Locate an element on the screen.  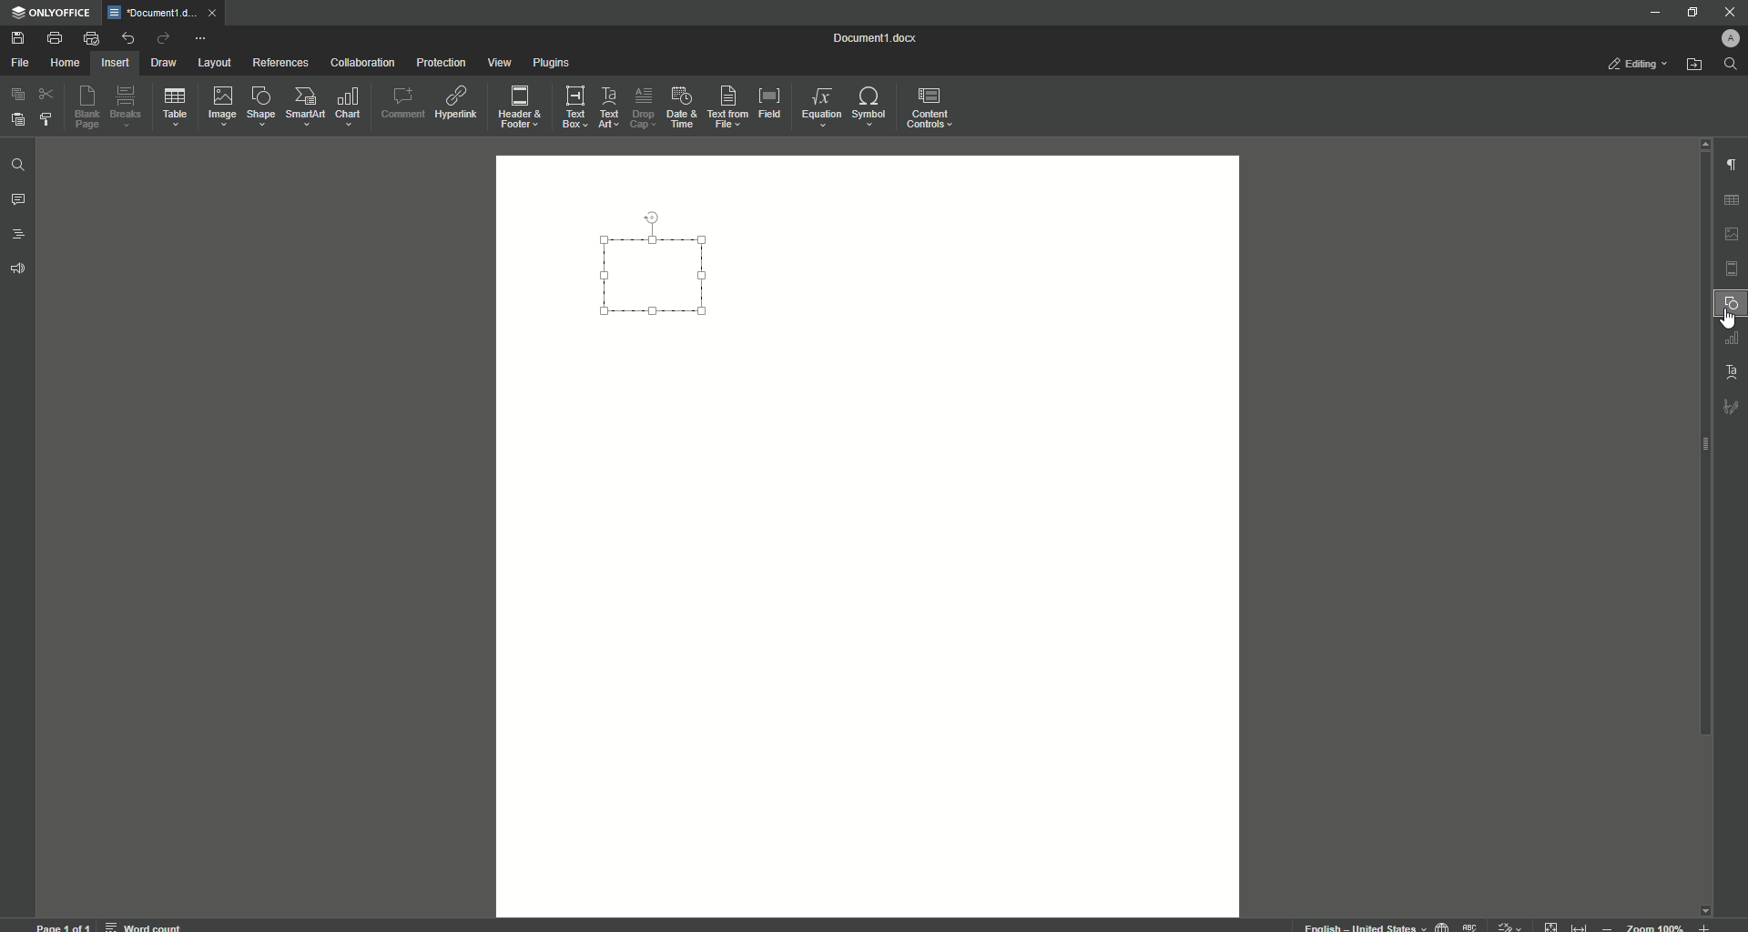
scroll down is located at coordinates (1704, 906).